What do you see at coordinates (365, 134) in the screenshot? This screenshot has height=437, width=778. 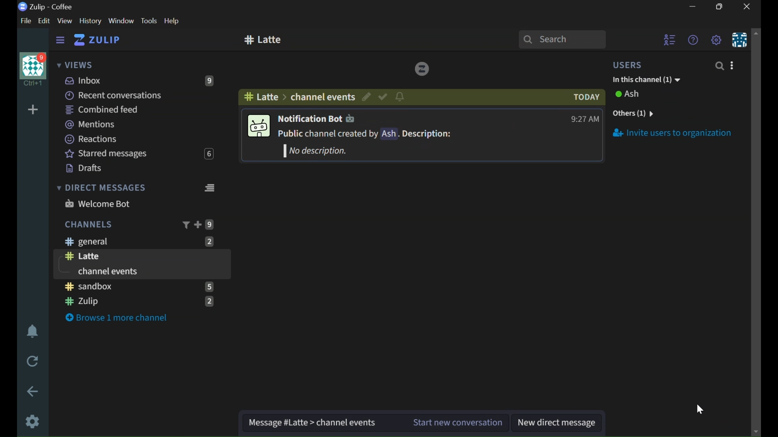 I see `Public channel created by ash. Description: ` at bounding box center [365, 134].